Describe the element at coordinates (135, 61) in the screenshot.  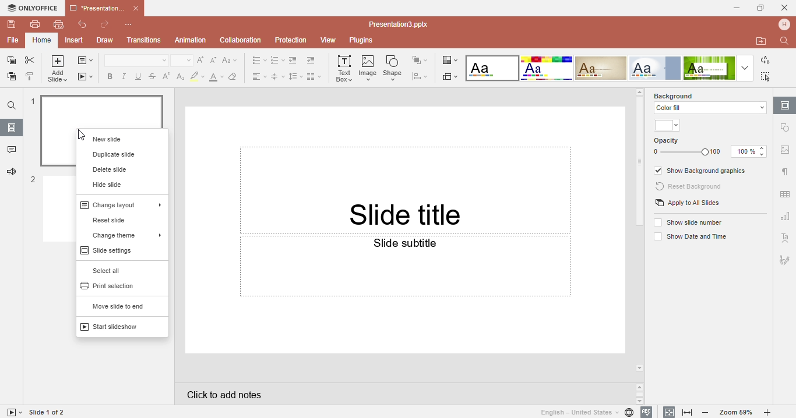
I see `Font` at that location.